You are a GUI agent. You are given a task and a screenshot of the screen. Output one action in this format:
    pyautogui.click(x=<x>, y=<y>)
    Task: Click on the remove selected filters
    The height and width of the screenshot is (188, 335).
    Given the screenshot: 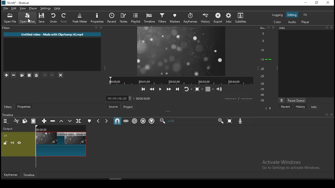 What is the action you would take?
    pyautogui.click(x=14, y=75)
    